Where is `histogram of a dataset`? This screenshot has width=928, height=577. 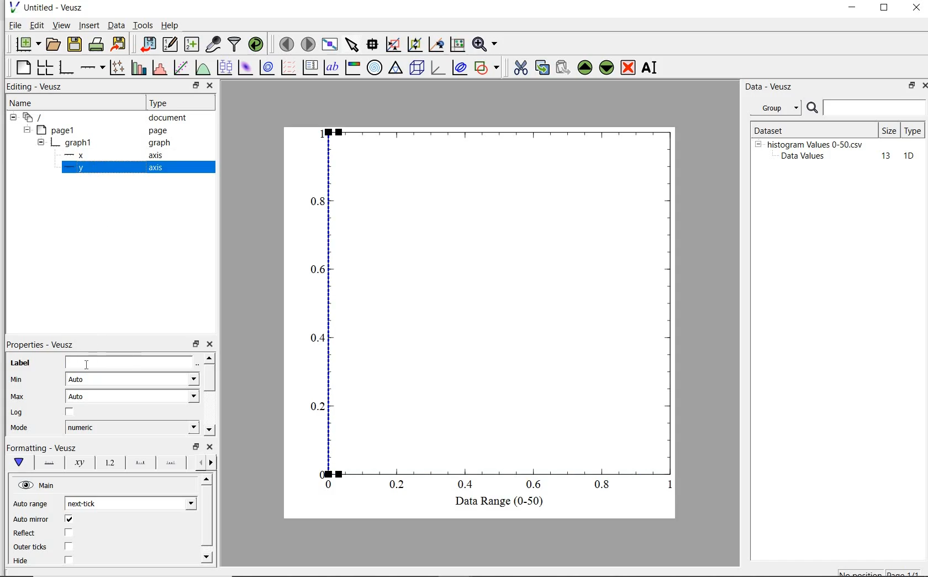 histogram of a dataset is located at coordinates (159, 68).